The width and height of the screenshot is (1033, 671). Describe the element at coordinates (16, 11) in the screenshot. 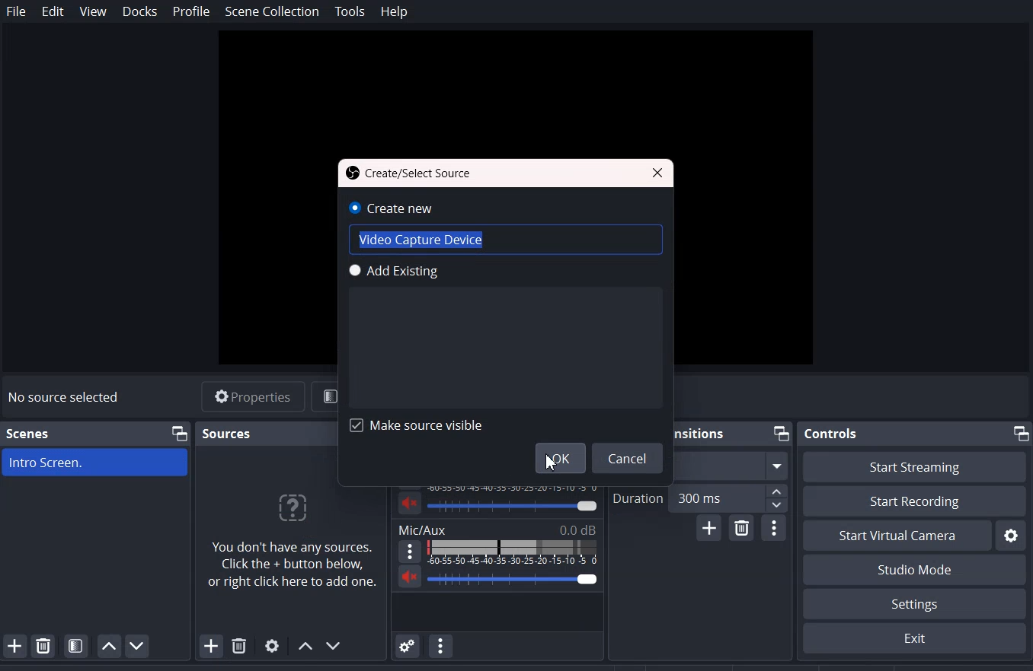

I see `File` at that location.